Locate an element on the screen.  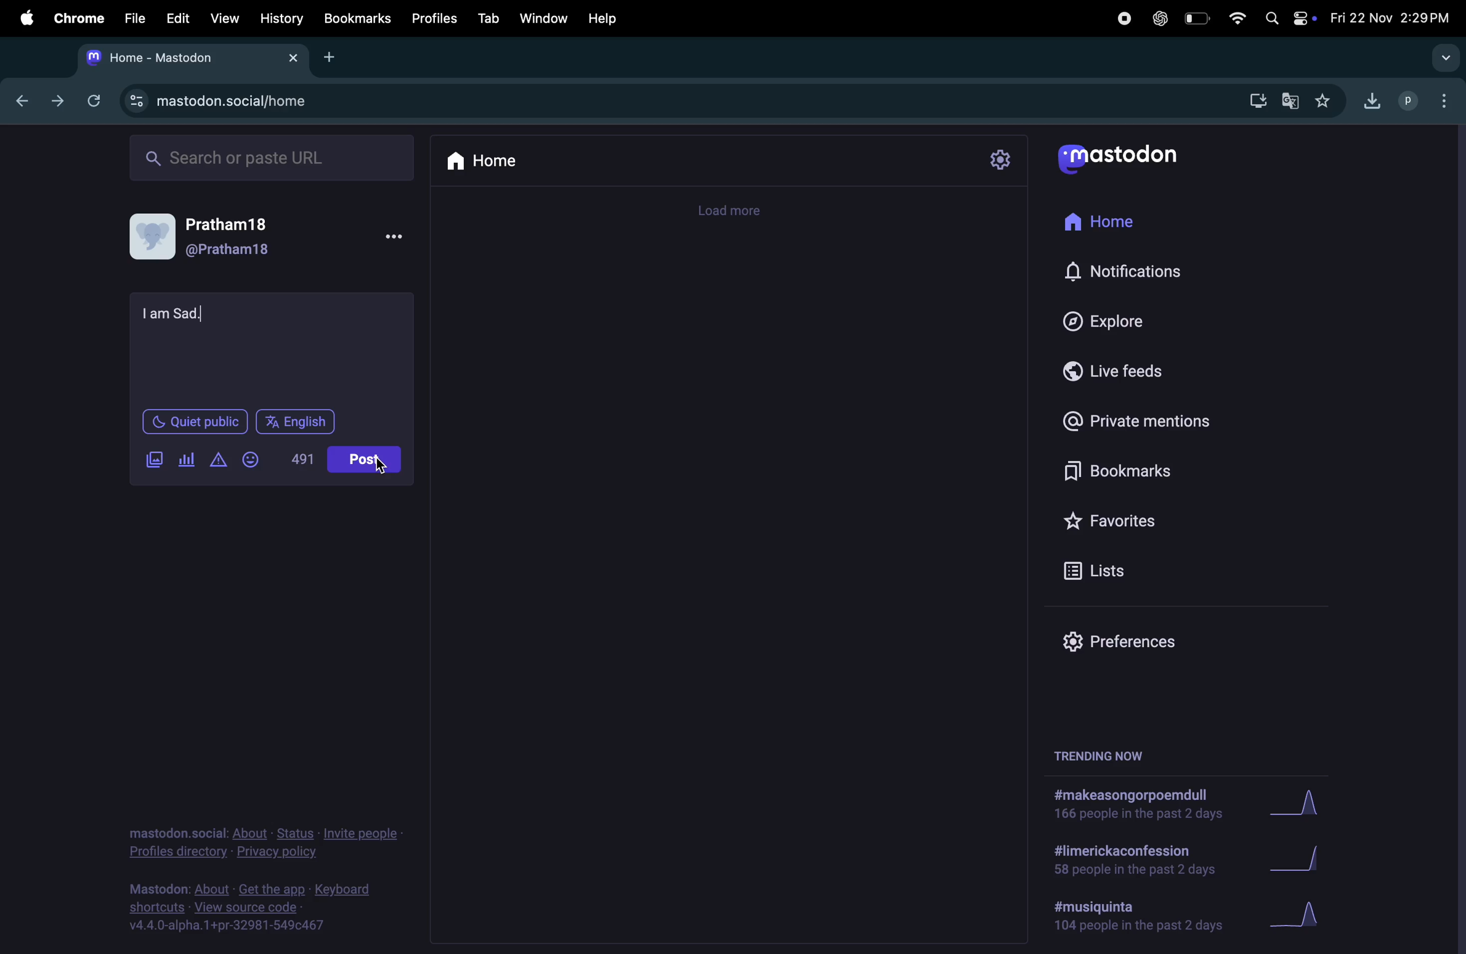
favourites is located at coordinates (1162, 520).